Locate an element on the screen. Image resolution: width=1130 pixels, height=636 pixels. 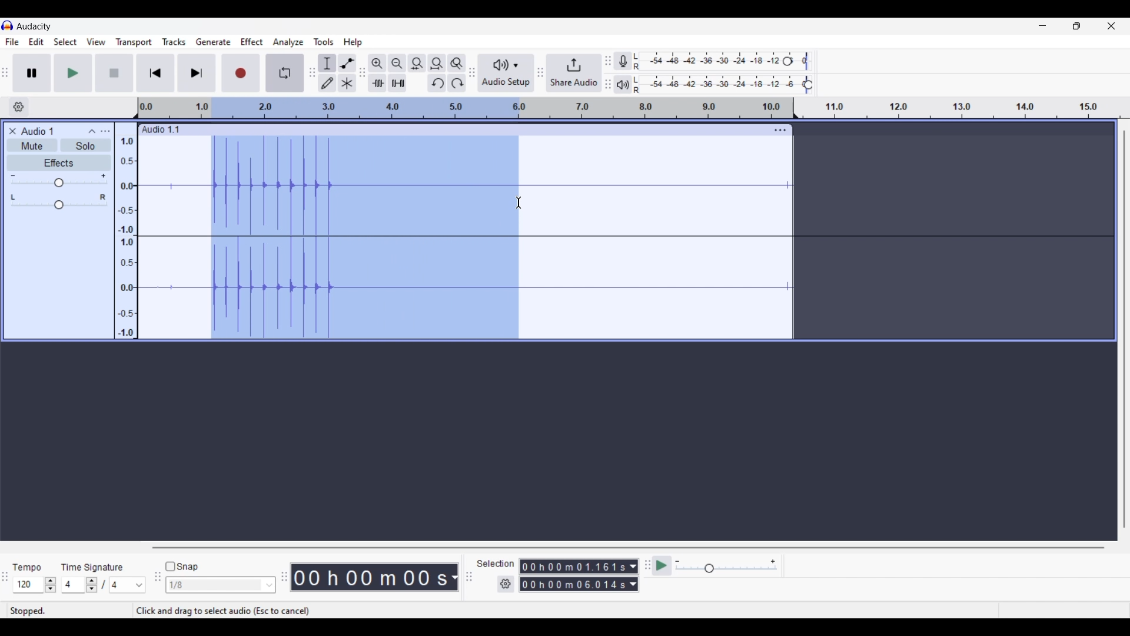
Scale to measure duration of recording is located at coordinates (967, 108).